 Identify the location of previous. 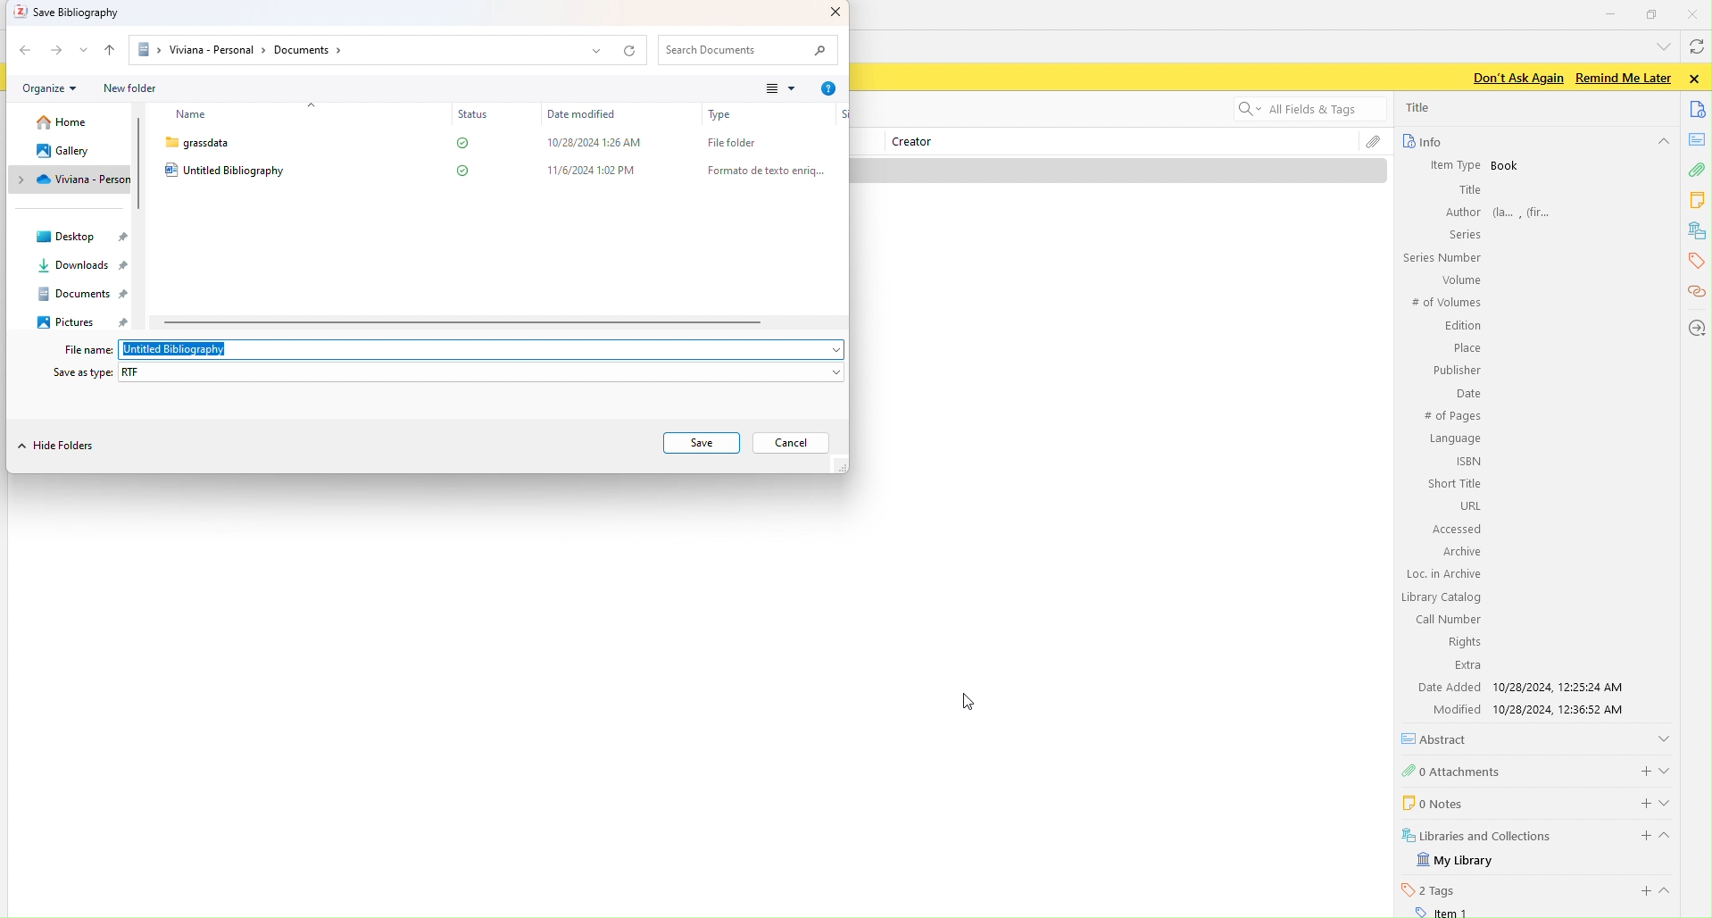
(24, 49).